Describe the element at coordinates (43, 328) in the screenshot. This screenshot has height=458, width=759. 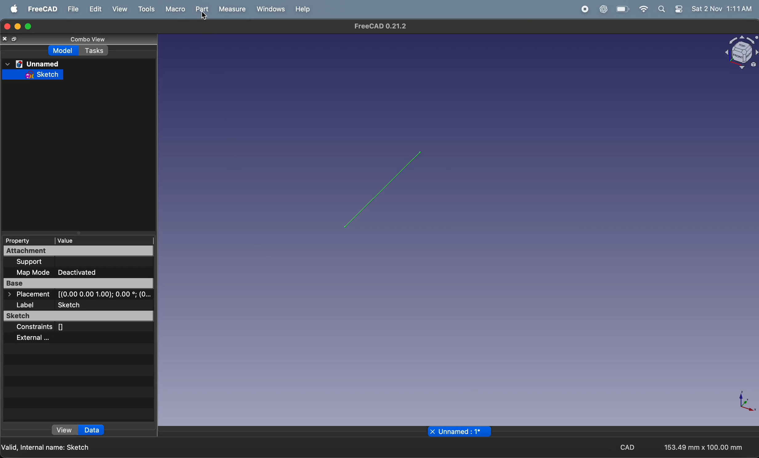
I see `constraints []` at that location.